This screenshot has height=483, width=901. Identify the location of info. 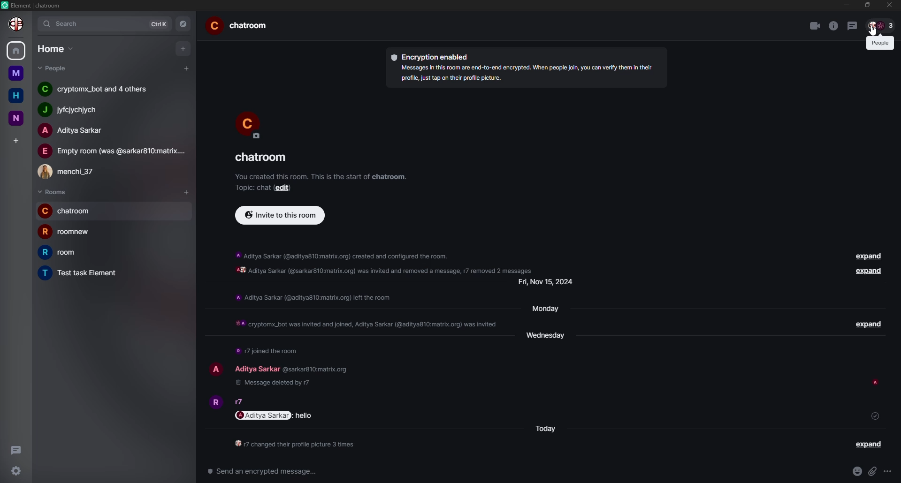
(365, 322).